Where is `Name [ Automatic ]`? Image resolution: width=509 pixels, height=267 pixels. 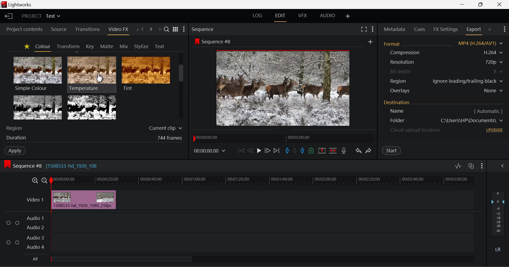 Name [ Automatic ] is located at coordinates (395, 111).